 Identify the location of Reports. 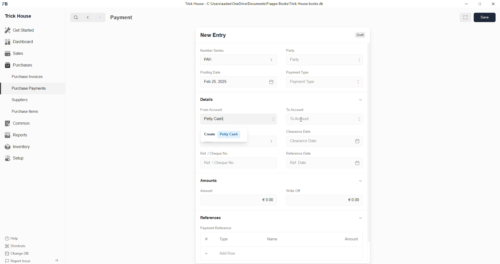
(18, 134).